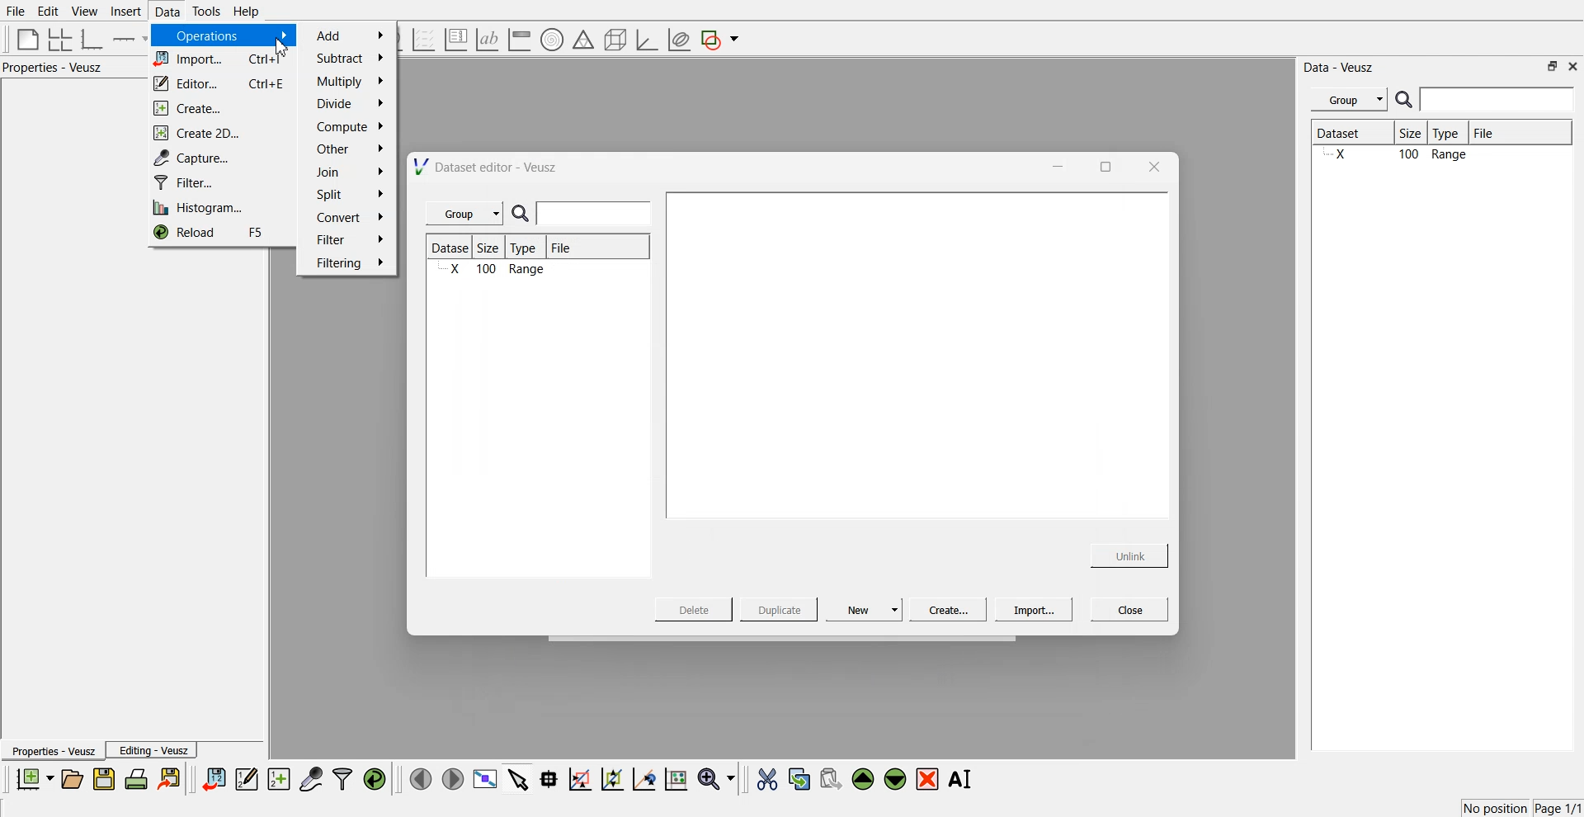 Image resolution: width=1584 pixels, height=817 pixels. I want to click on maximise, so click(1101, 165).